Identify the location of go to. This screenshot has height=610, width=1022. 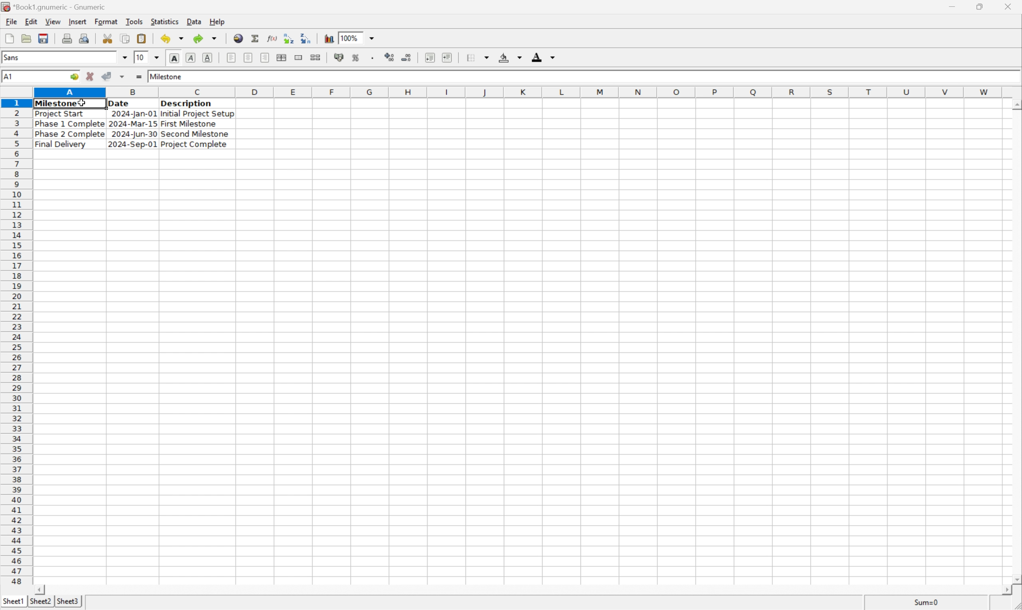
(73, 77).